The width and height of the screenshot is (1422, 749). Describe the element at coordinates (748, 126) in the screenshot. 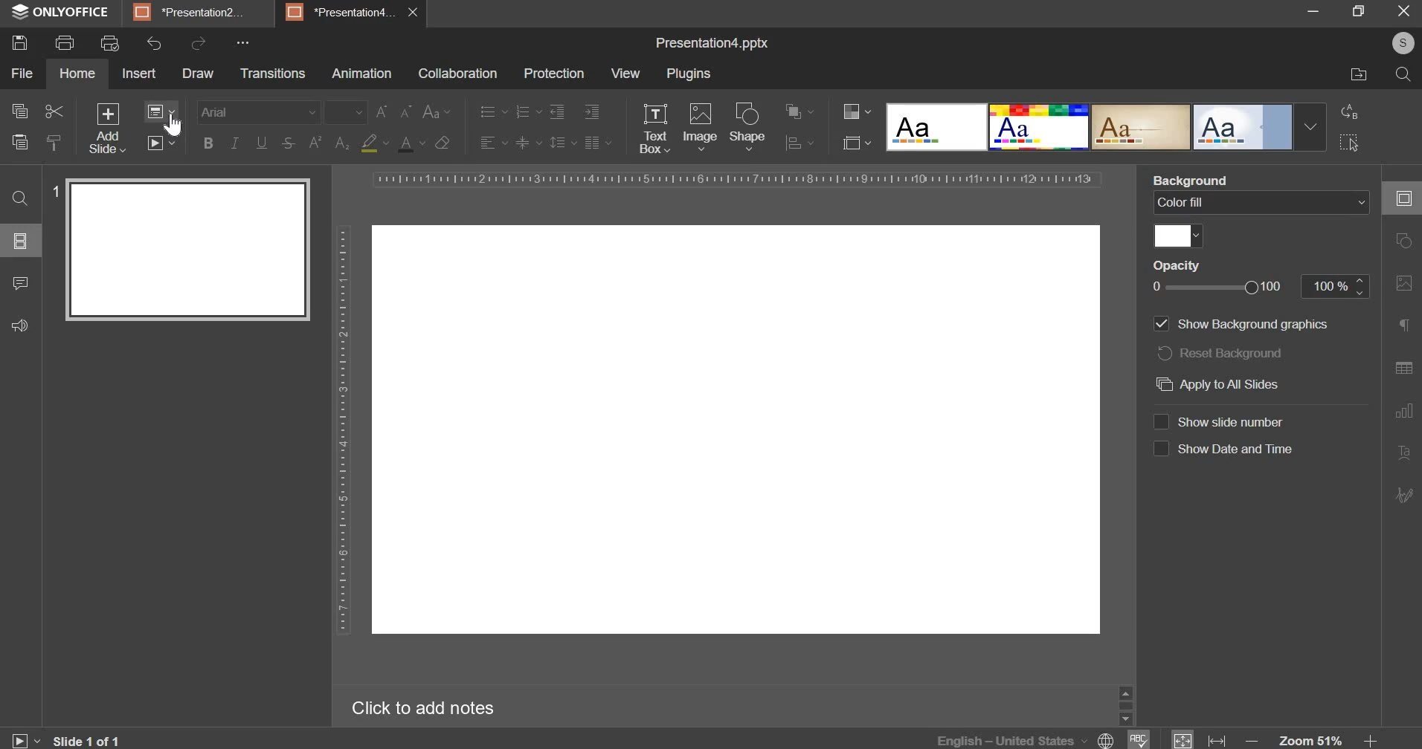

I see `shape` at that location.